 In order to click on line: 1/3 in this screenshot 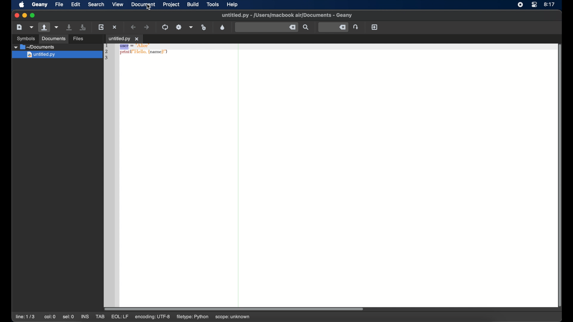, I will do `click(25, 317)`.